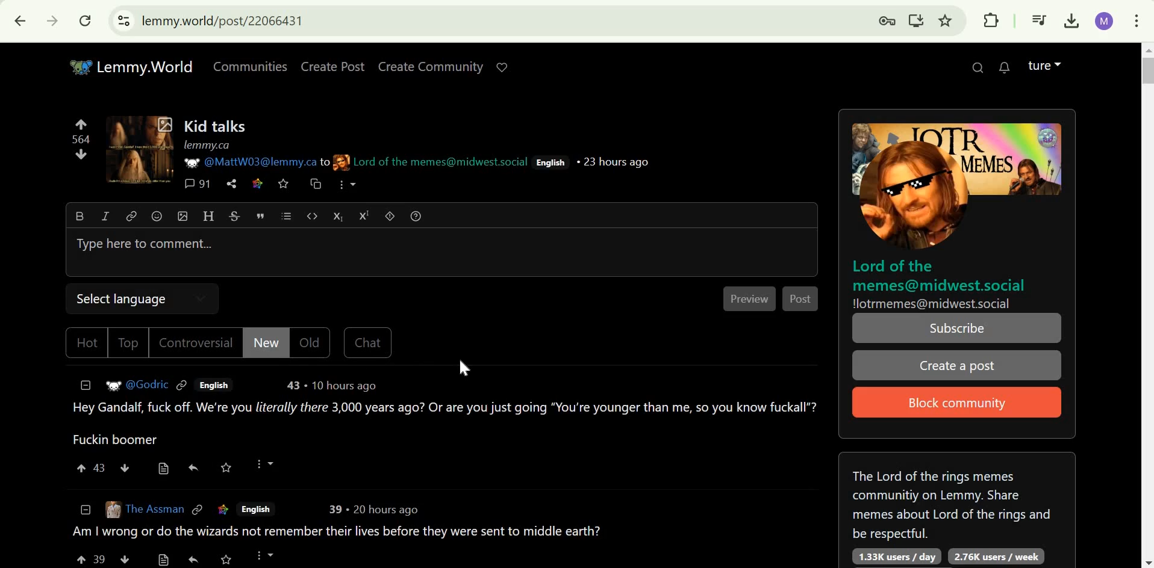  What do you see at coordinates (1147, 304) in the screenshot?
I see `Scrollbar` at bounding box center [1147, 304].